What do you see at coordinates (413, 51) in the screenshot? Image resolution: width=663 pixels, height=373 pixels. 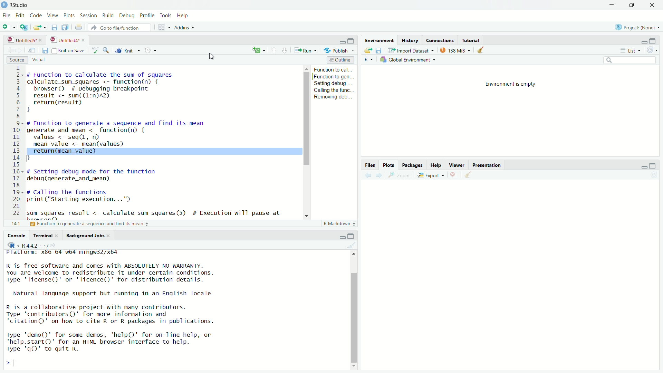 I see `import dataset` at bounding box center [413, 51].